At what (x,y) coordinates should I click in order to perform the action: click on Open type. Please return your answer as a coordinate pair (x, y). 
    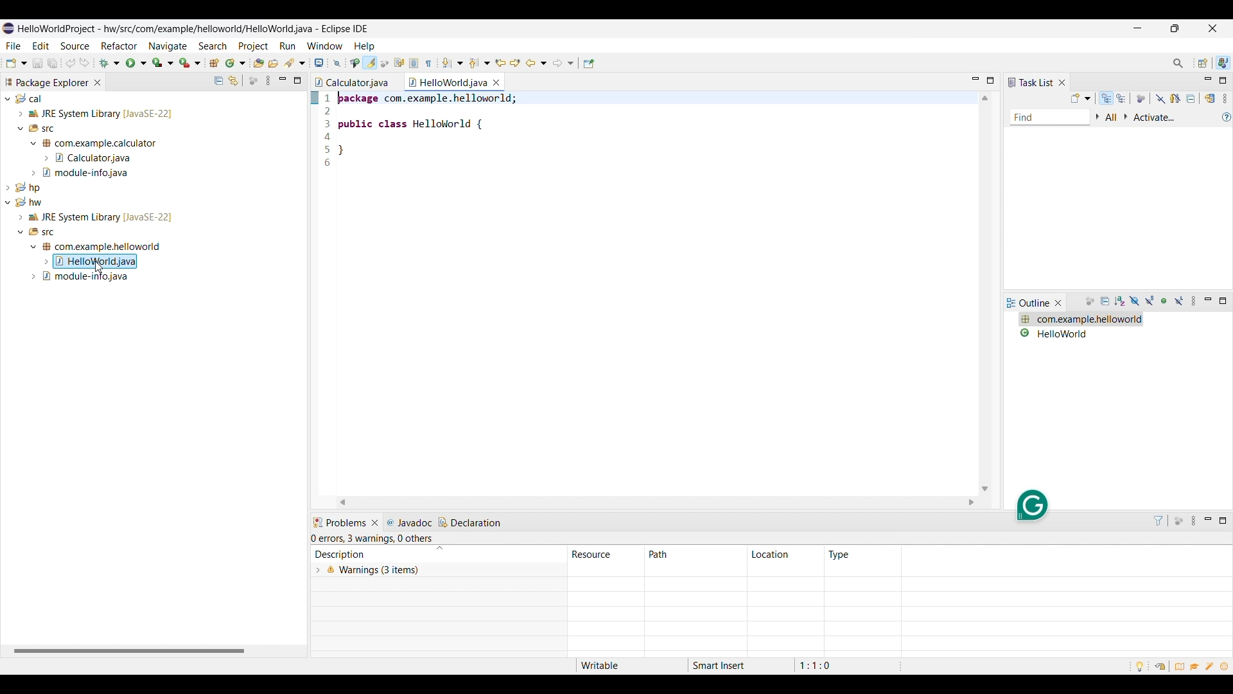
    Looking at the image, I should click on (259, 62).